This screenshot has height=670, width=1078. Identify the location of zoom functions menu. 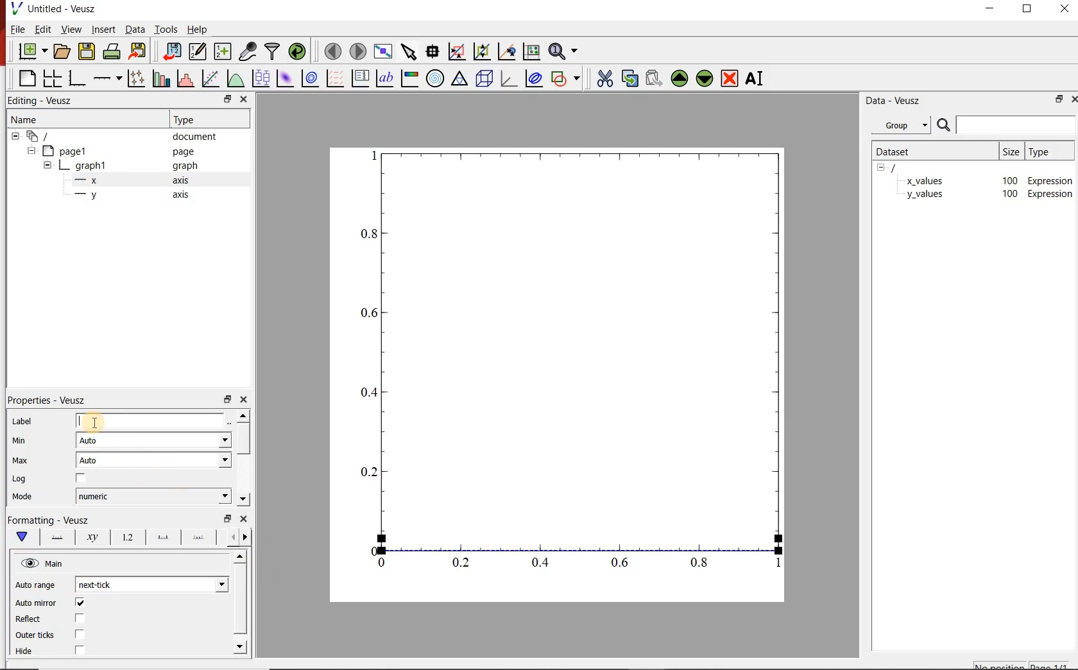
(563, 53).